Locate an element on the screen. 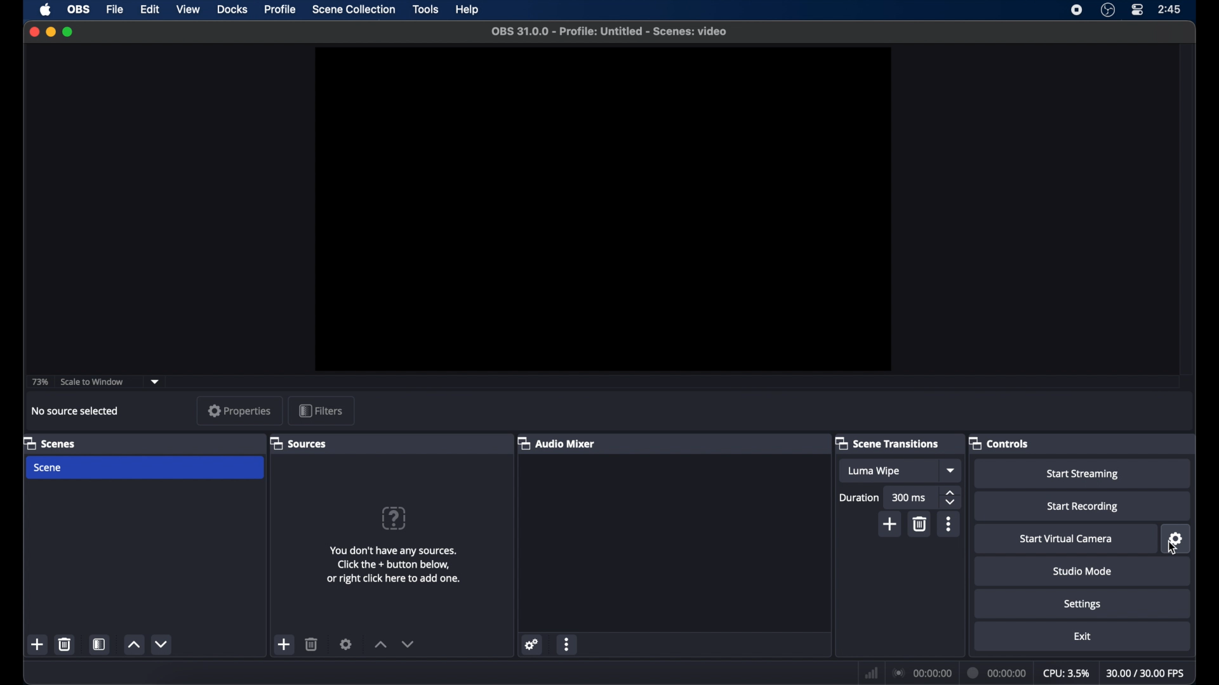 The width and height of the screenshot is (1219, 685). preview is located at coordinates (603, 209).